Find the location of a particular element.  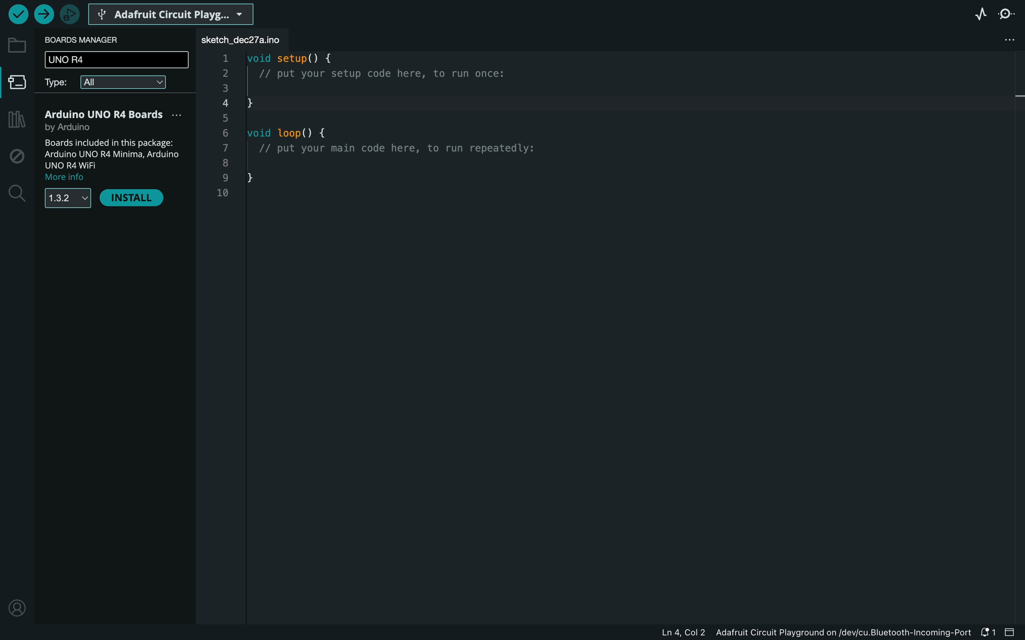

close slide bar is located at coordinates (1011, 632).